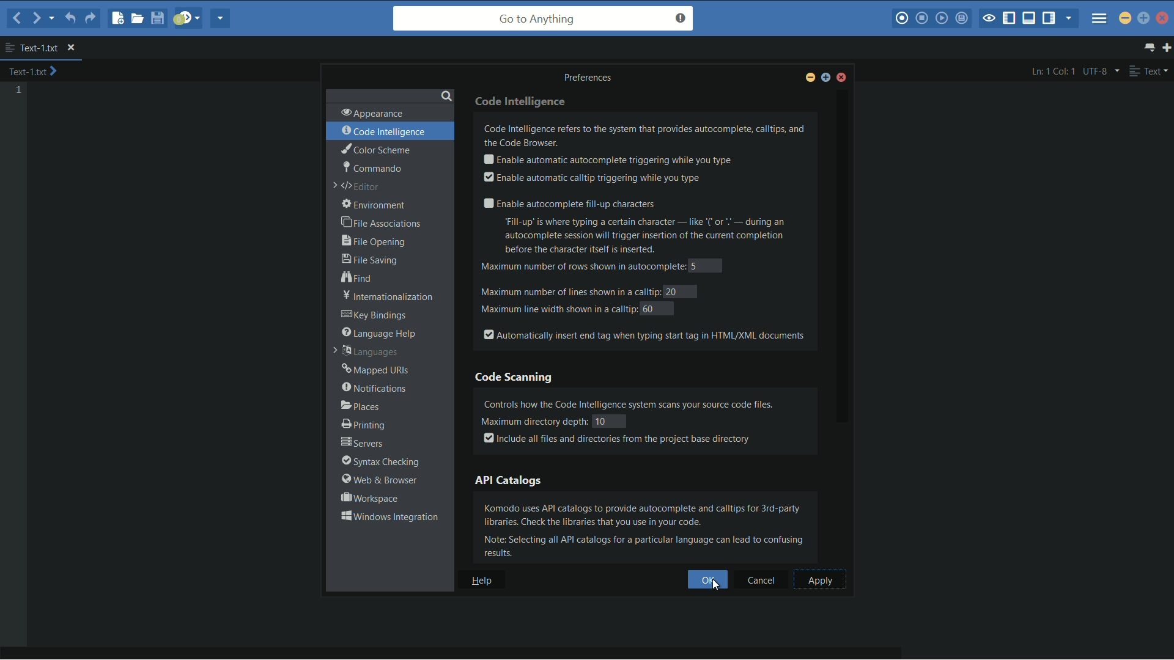 This screenshot has width=1174, height=660. Describe the element at coordinates (372, 112) in the screenshot. I see `appearance` at that location.